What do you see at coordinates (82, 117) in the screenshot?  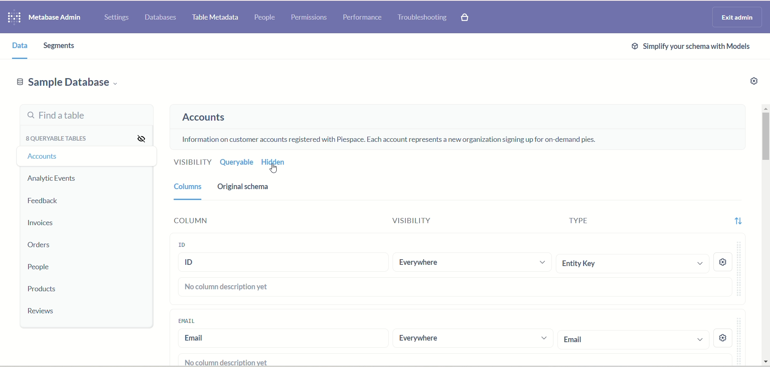 I see `find a table` at bounding box center [82, 117].